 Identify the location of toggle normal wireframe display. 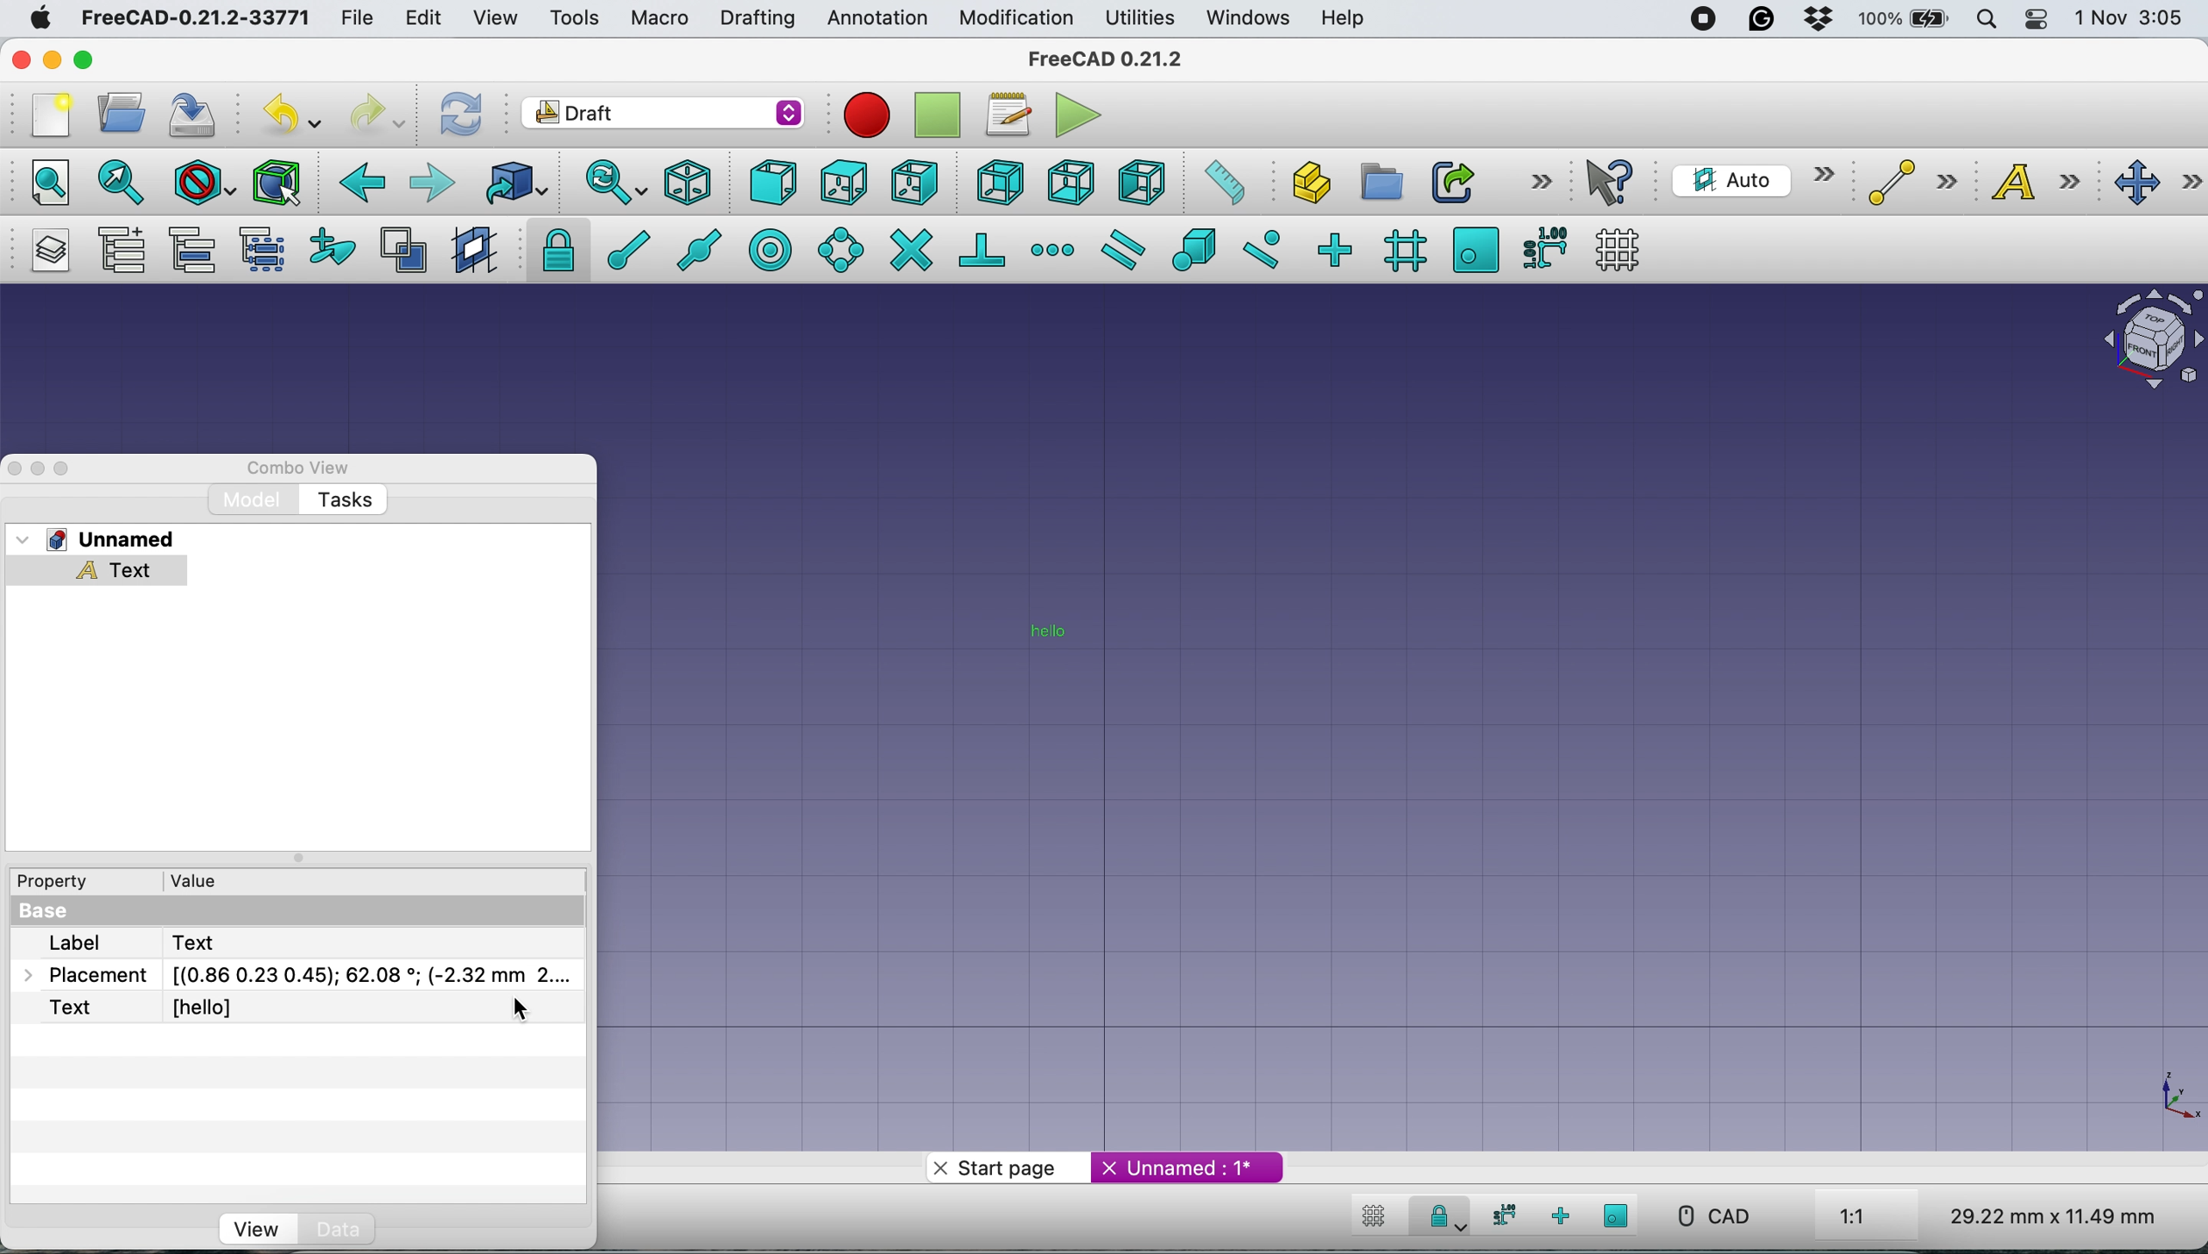
(402, 248).